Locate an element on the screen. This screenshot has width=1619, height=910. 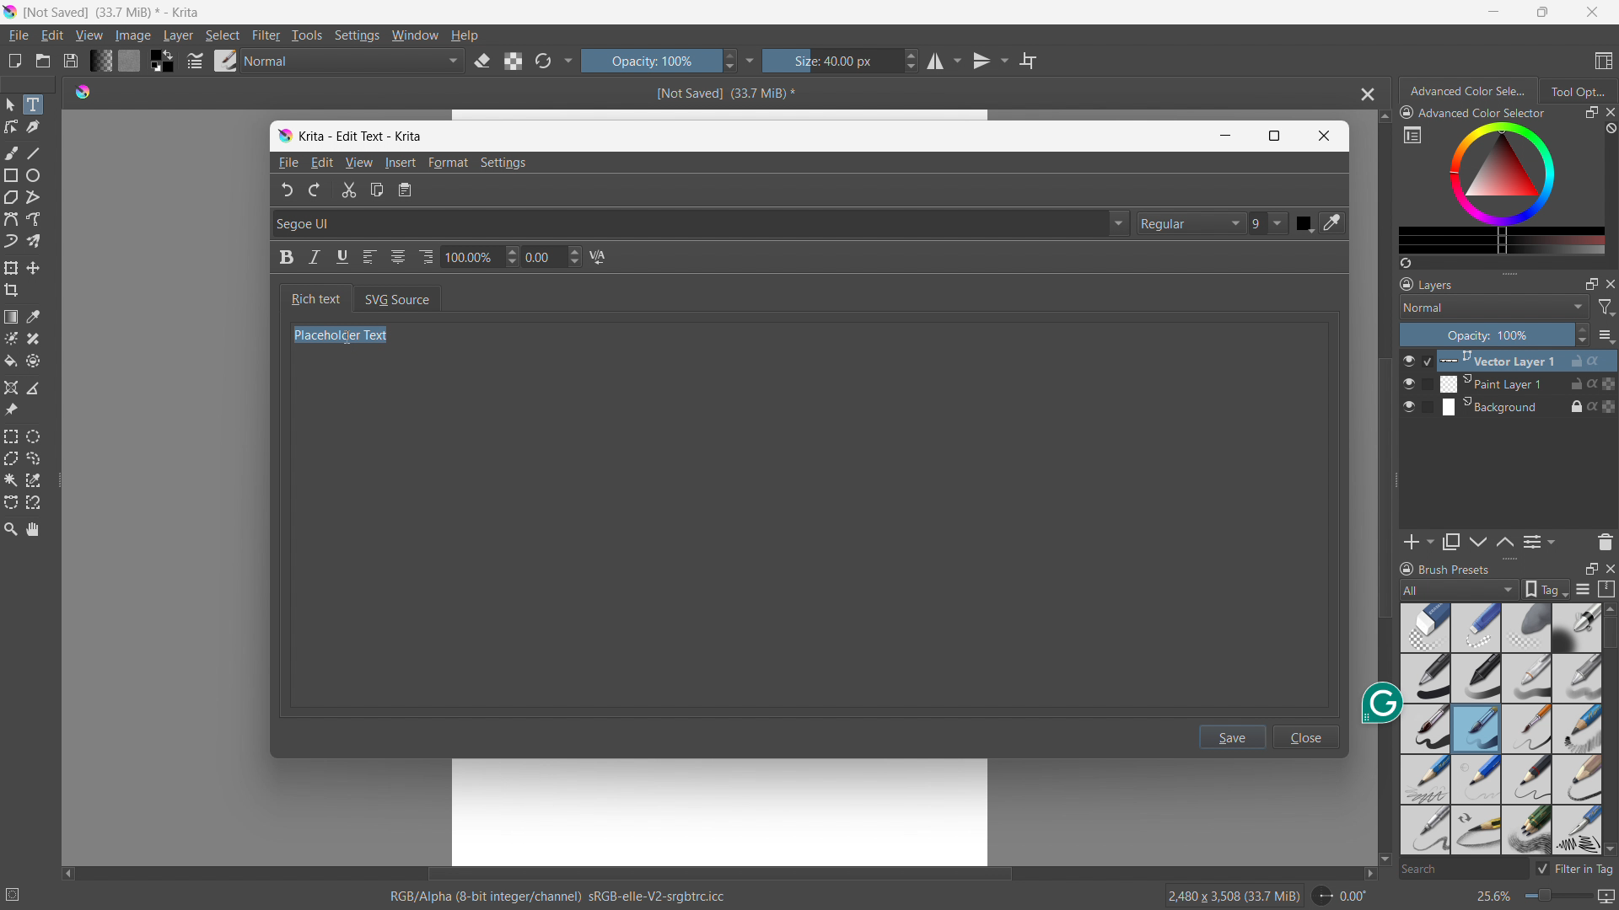
font size is located at coordinates (1268, 223).